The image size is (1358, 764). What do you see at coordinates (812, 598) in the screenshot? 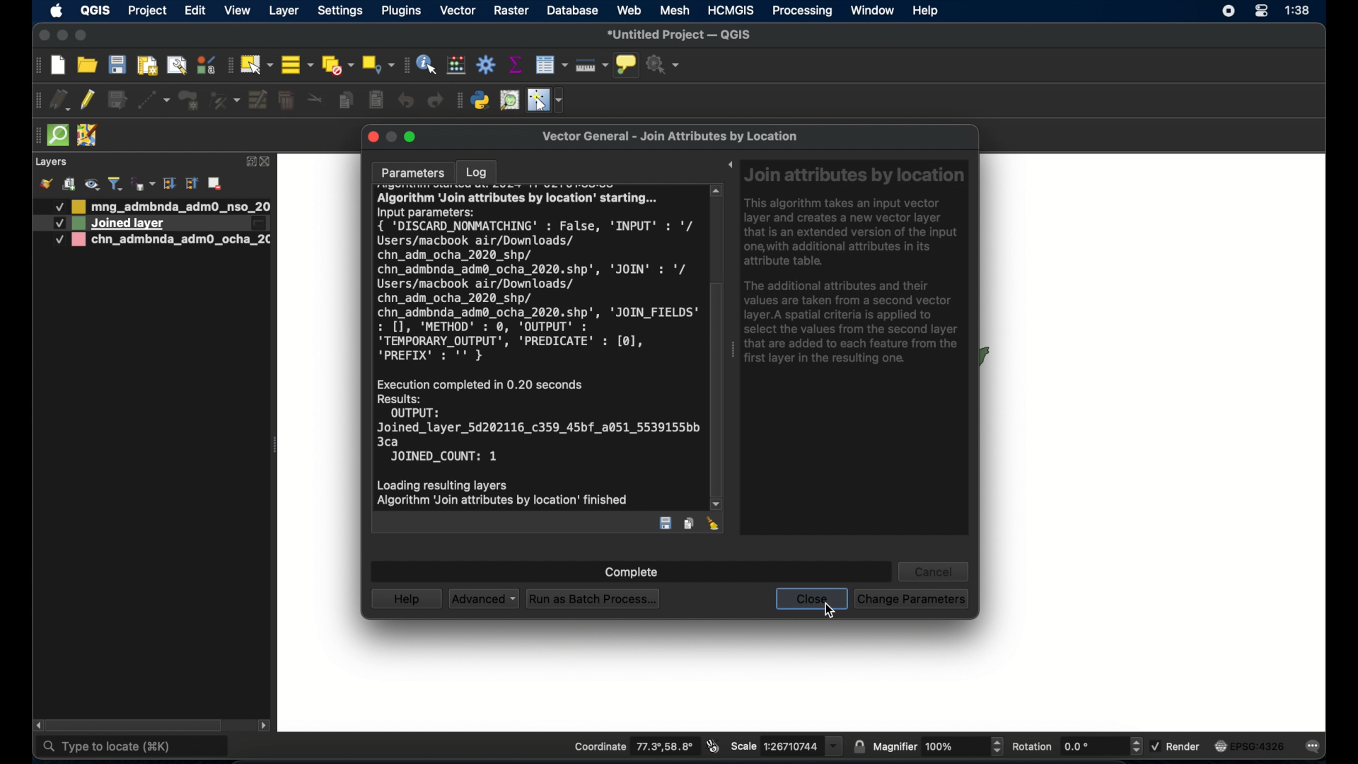
I see `close` at bounding box center [812, 598].